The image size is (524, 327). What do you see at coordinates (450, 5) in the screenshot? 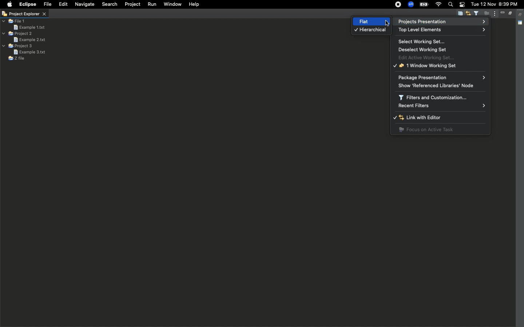
I see `Search` at bounding box center [450, 5].